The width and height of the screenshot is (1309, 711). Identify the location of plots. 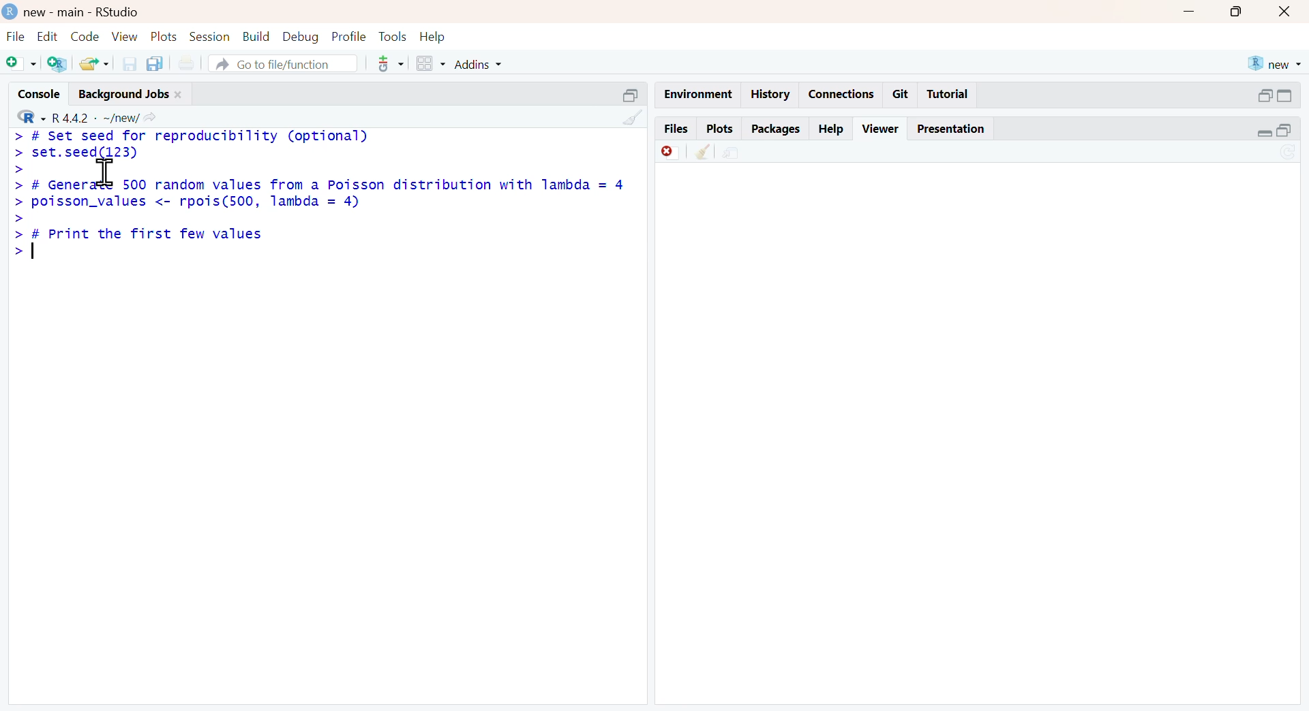
(721, 128).